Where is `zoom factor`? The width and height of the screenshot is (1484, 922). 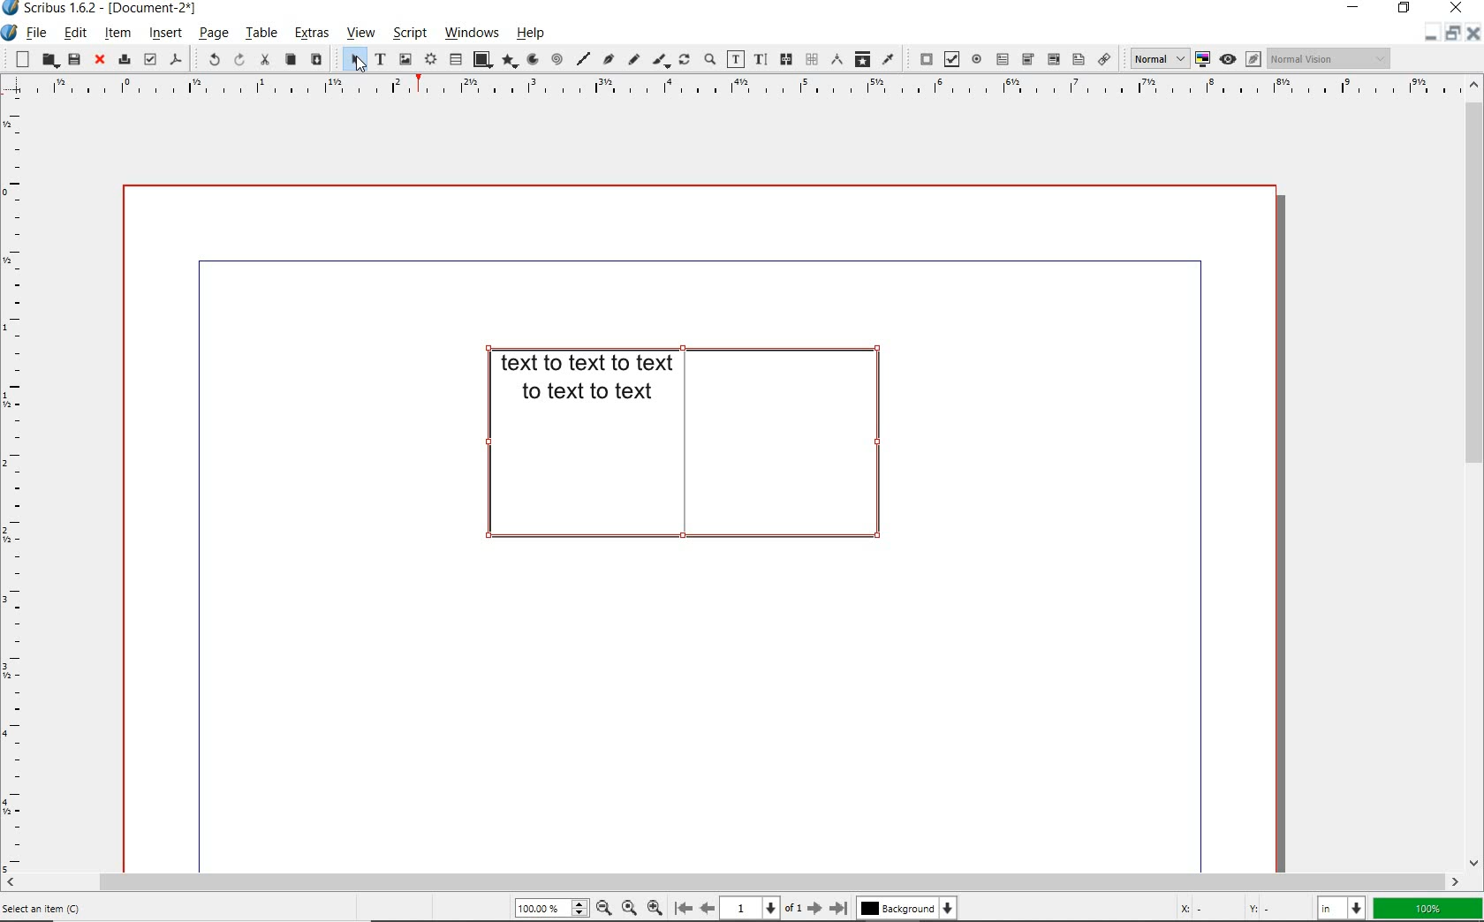
zoom factor is located at coordinates (1427, 907).